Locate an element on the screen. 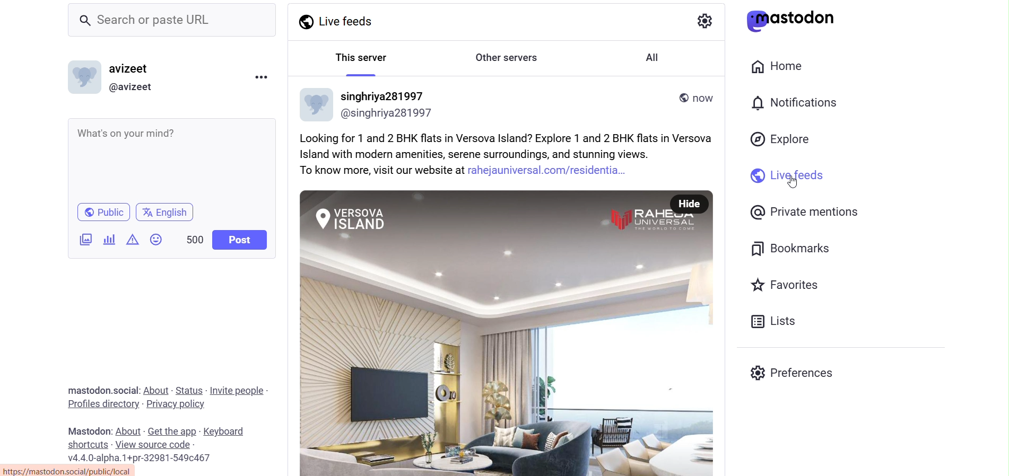 Image resolution: width=1009 pixels, height=476 pixels. short cuts is located at coordinates (85, 445).